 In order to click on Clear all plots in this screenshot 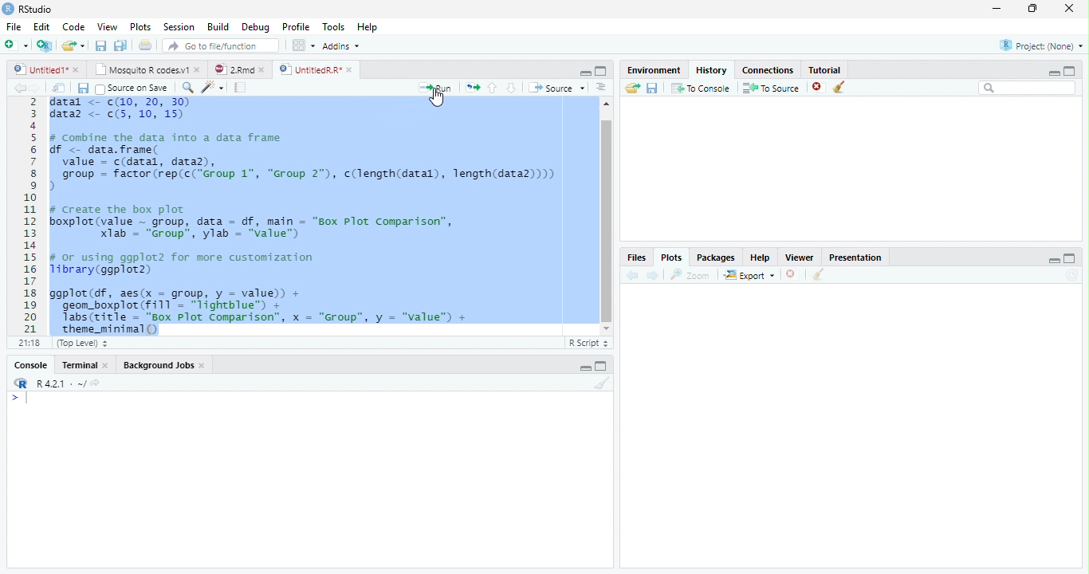, I will do `click(819, 274)`.